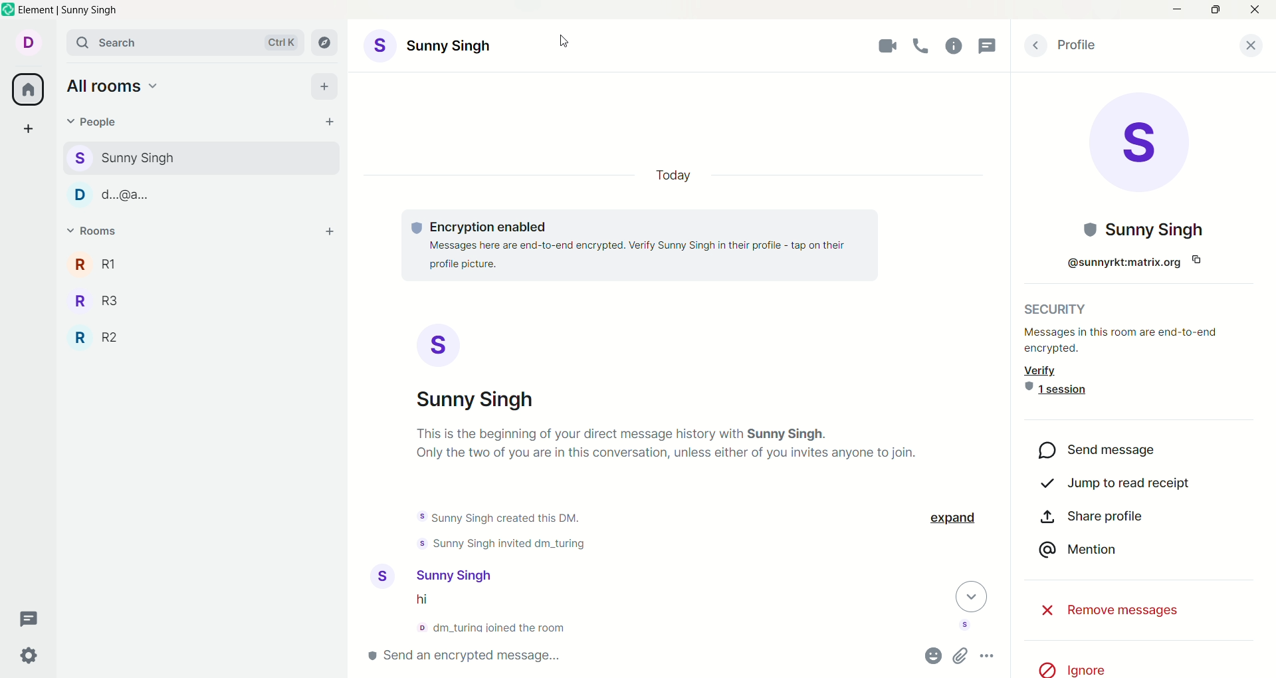 The width and height of the screenshot is (1276, 678). What do you see at coordinates (1066, 307) in the screenshot?
I see `security` at bounding box center [1066, 307].